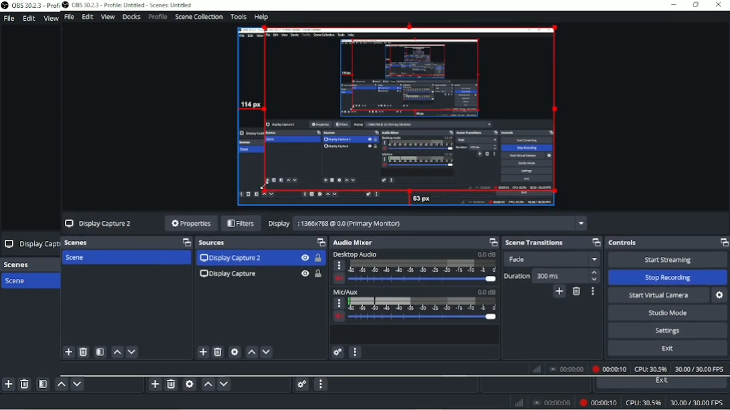 This screenshot has width=730, height=410. Describe the element at coordinates (611, 368) in the screenshot. I see `00:00:10` at that location.